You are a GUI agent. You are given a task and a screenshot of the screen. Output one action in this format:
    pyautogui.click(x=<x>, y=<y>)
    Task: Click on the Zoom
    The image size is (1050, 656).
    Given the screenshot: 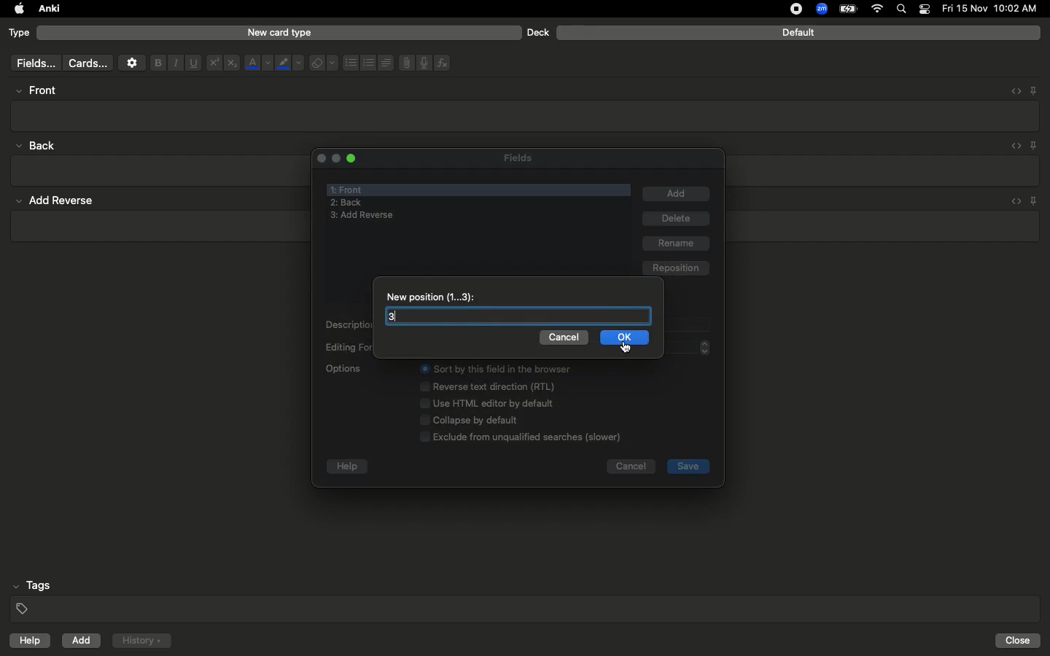 What is the action you would take?
    pyautogui.click(x=820, y=9)
    